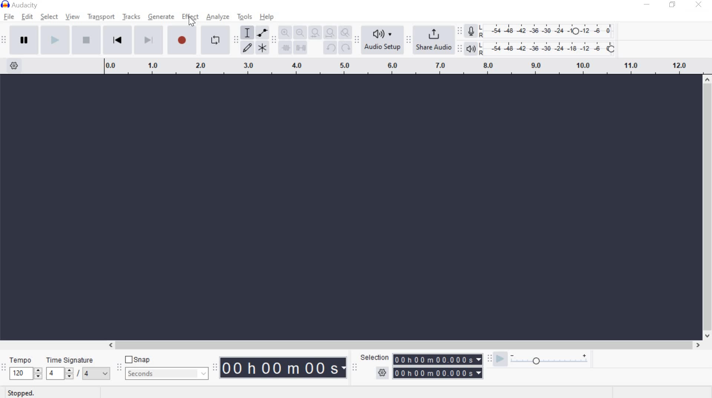  I want to click on playback speed, so click(501, 360).